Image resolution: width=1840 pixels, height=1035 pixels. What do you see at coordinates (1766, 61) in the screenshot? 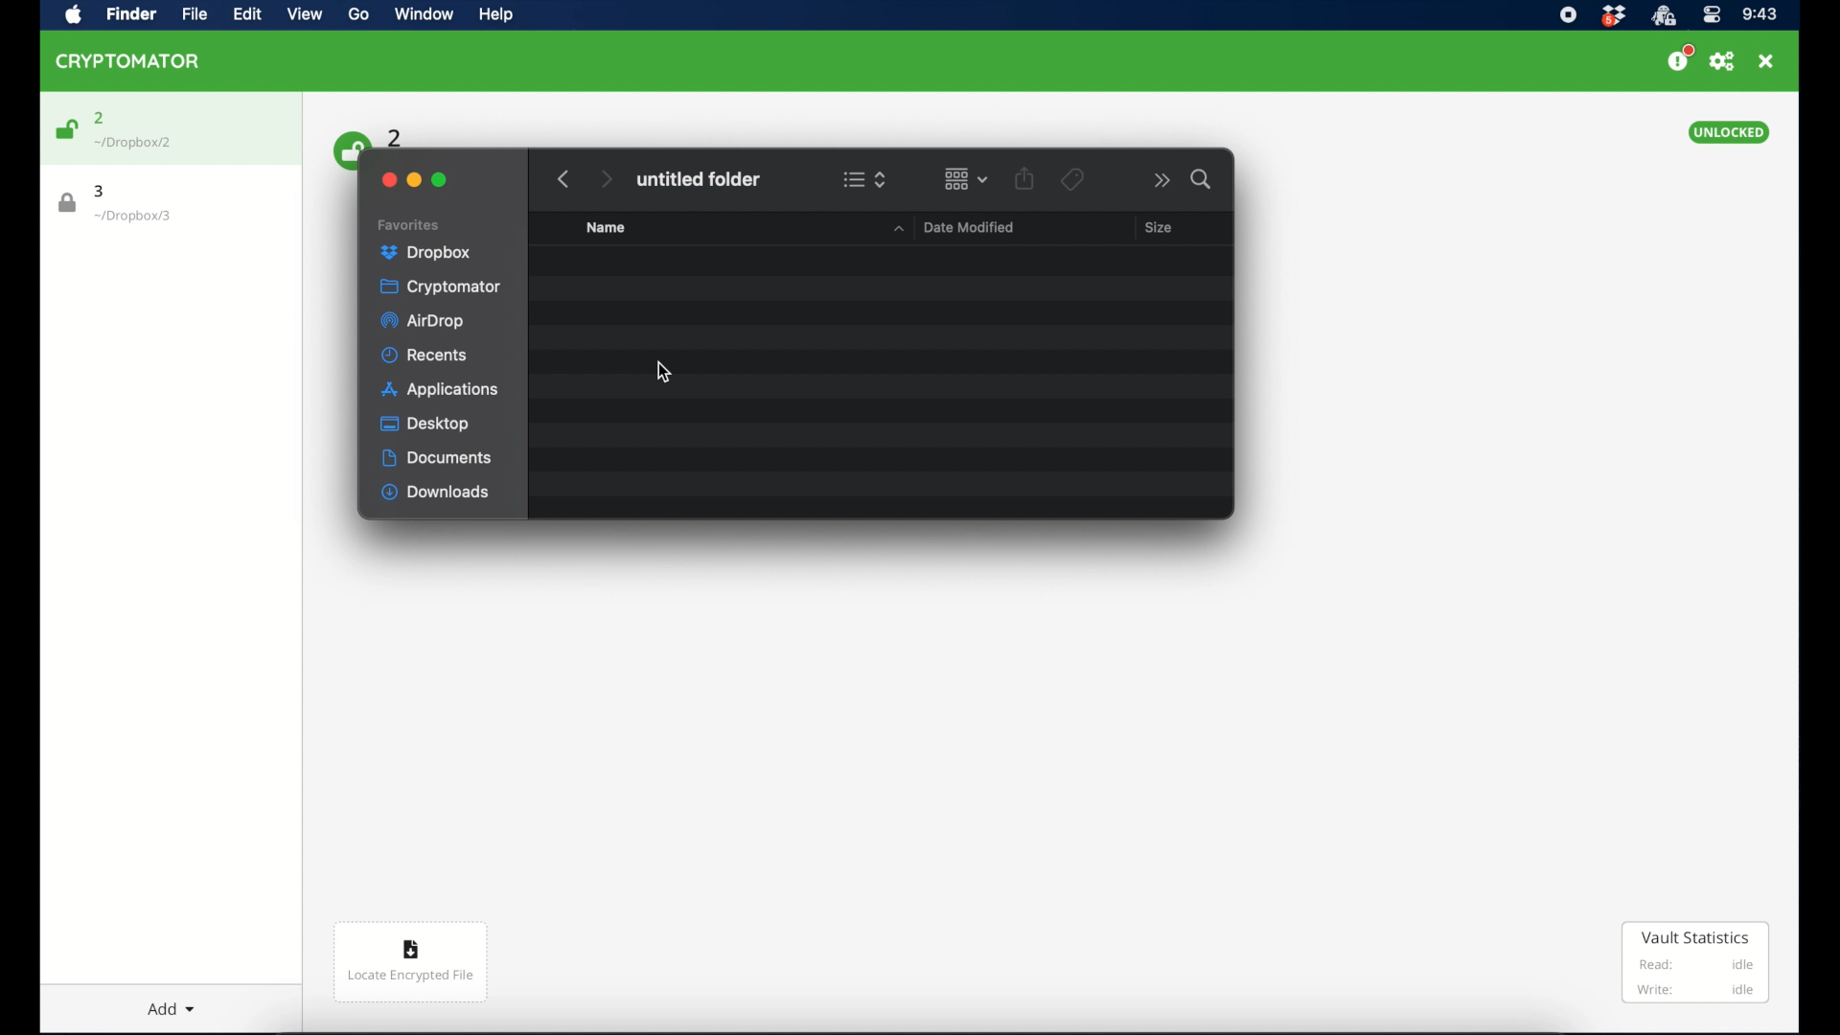
I see `close` at bounding box center [1766, 61].